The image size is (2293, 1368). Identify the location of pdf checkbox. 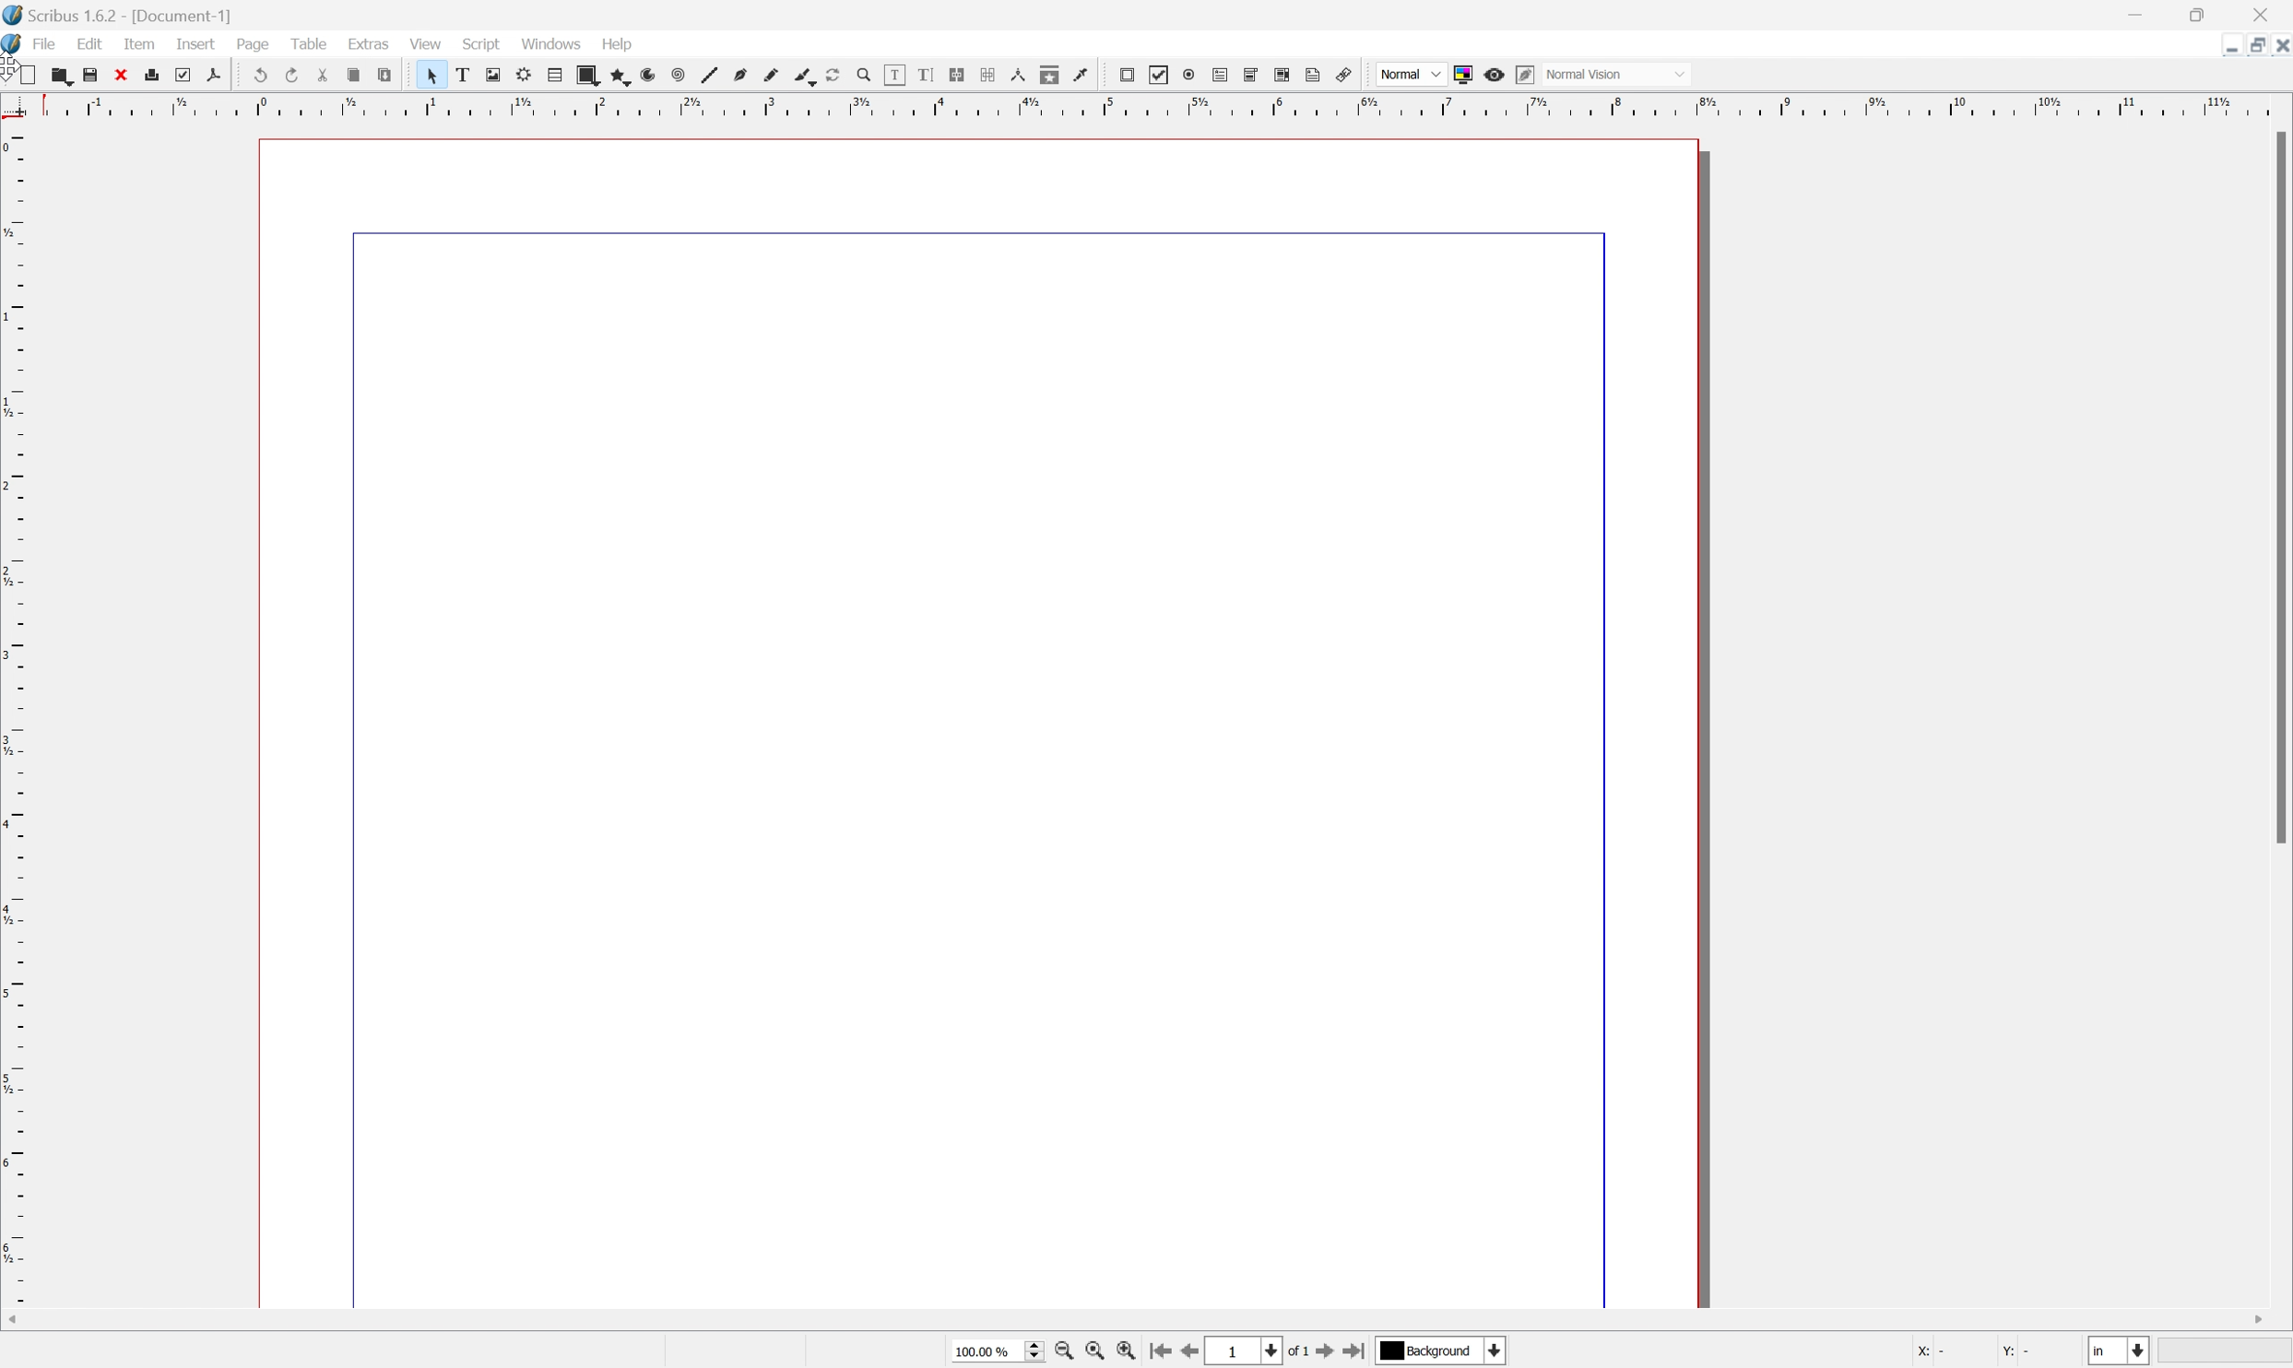
(1158, 75).